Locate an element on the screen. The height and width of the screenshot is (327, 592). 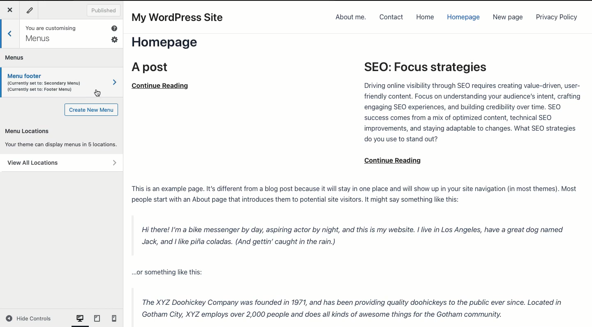
Published is located at coordinates (104, 11).